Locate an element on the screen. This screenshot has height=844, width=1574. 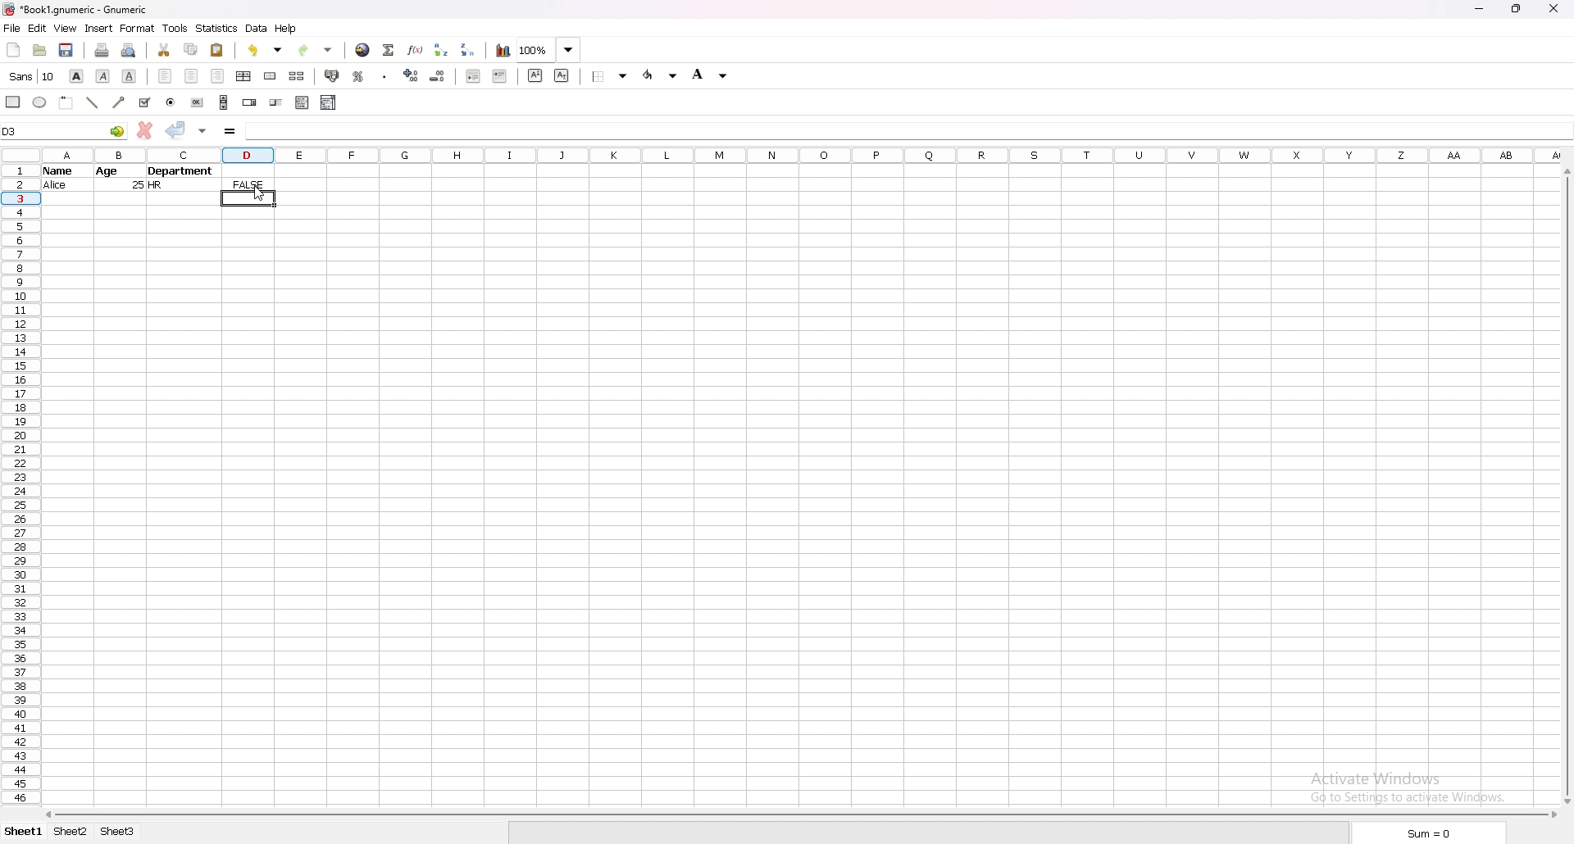
line is located at coordinates (93, 102).